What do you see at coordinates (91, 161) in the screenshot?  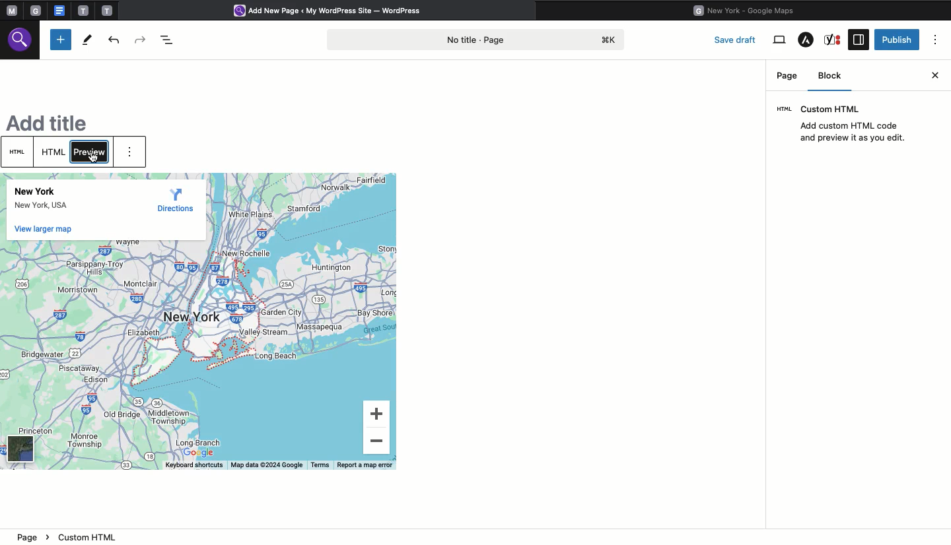 I see `cursor` at bounding box center [91, 161].